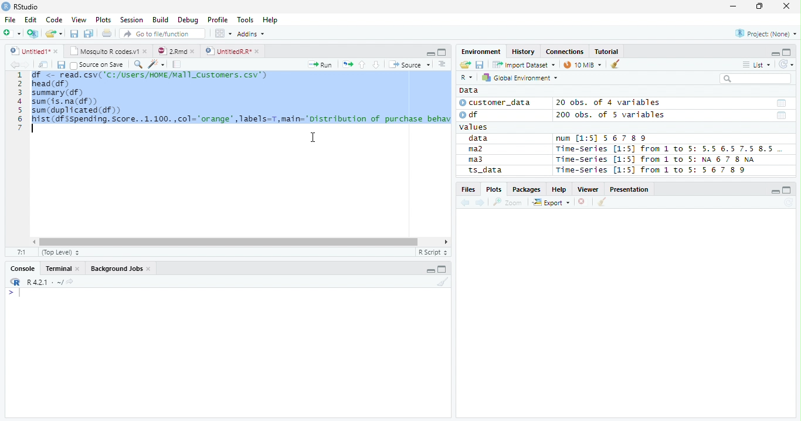  I want to click on Restore Down, so click(761, 6).